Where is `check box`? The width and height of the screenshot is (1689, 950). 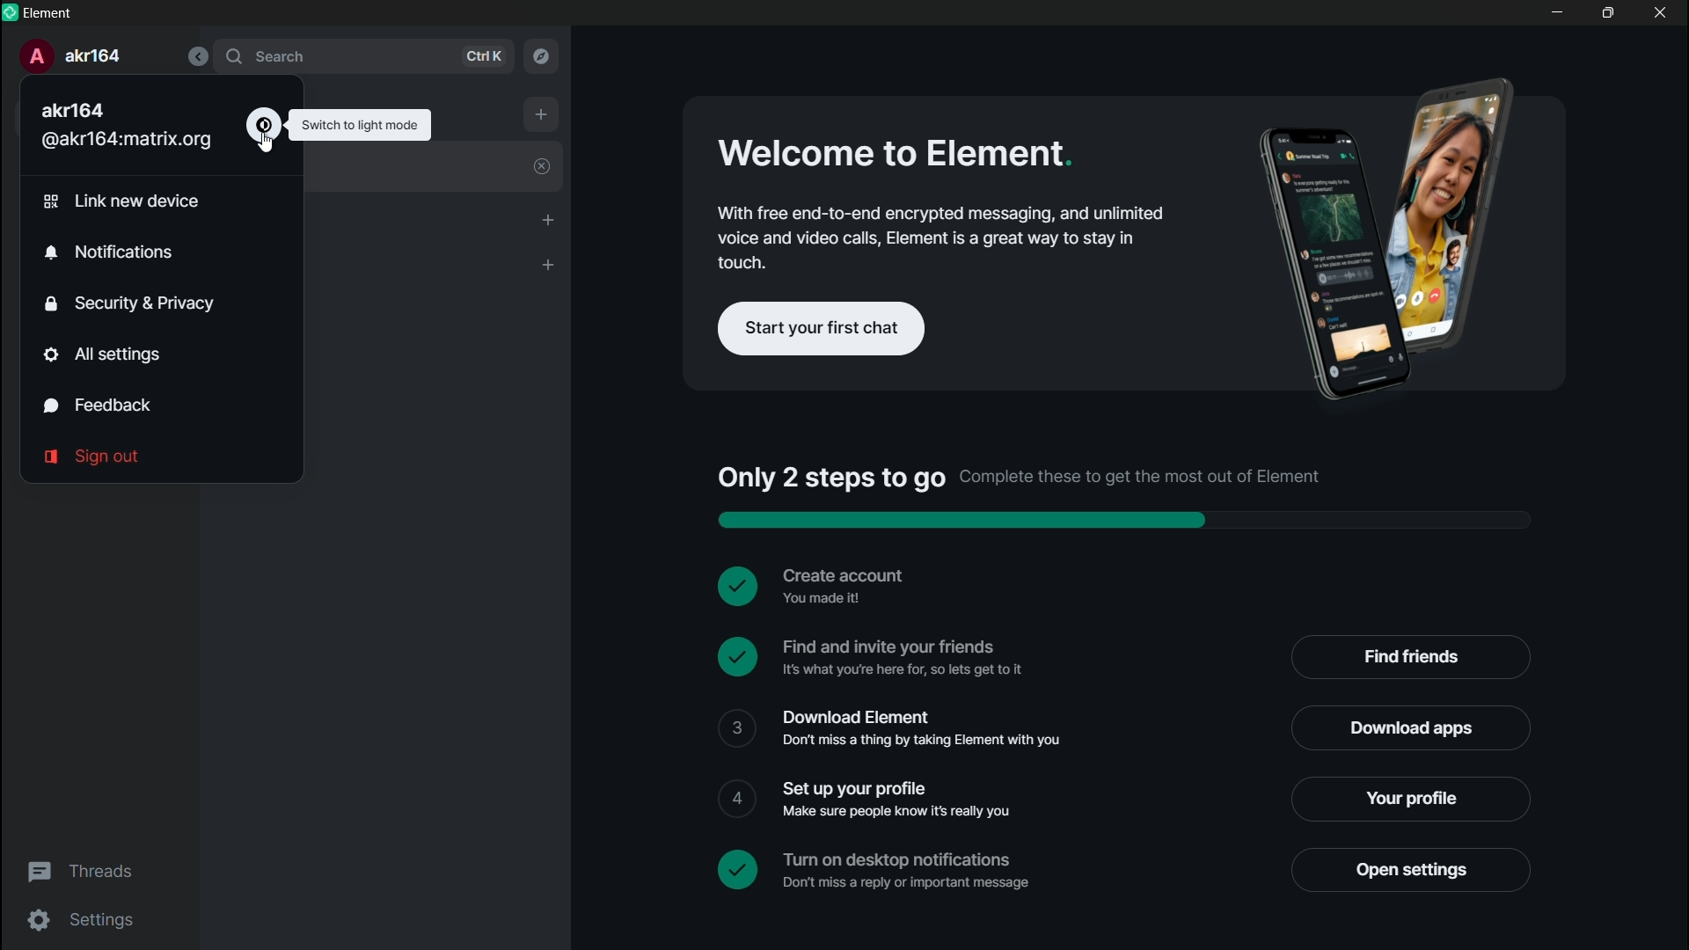
check box is located at coordinates (733, 729).